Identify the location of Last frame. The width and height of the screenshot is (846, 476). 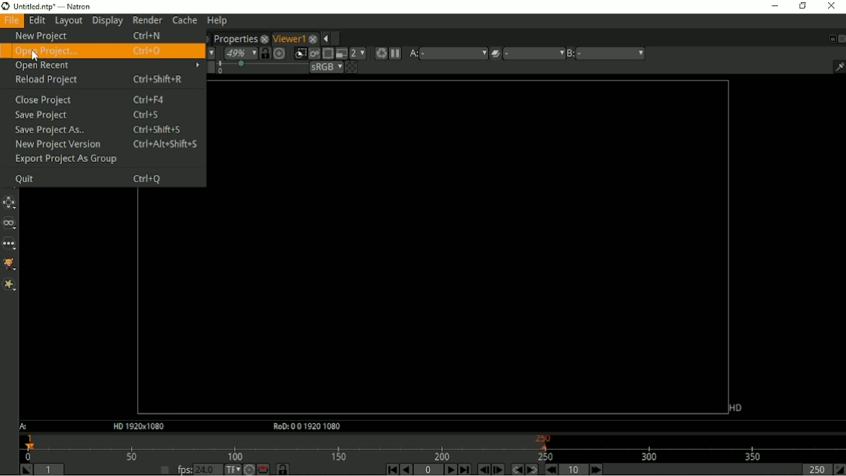
(464, 469).